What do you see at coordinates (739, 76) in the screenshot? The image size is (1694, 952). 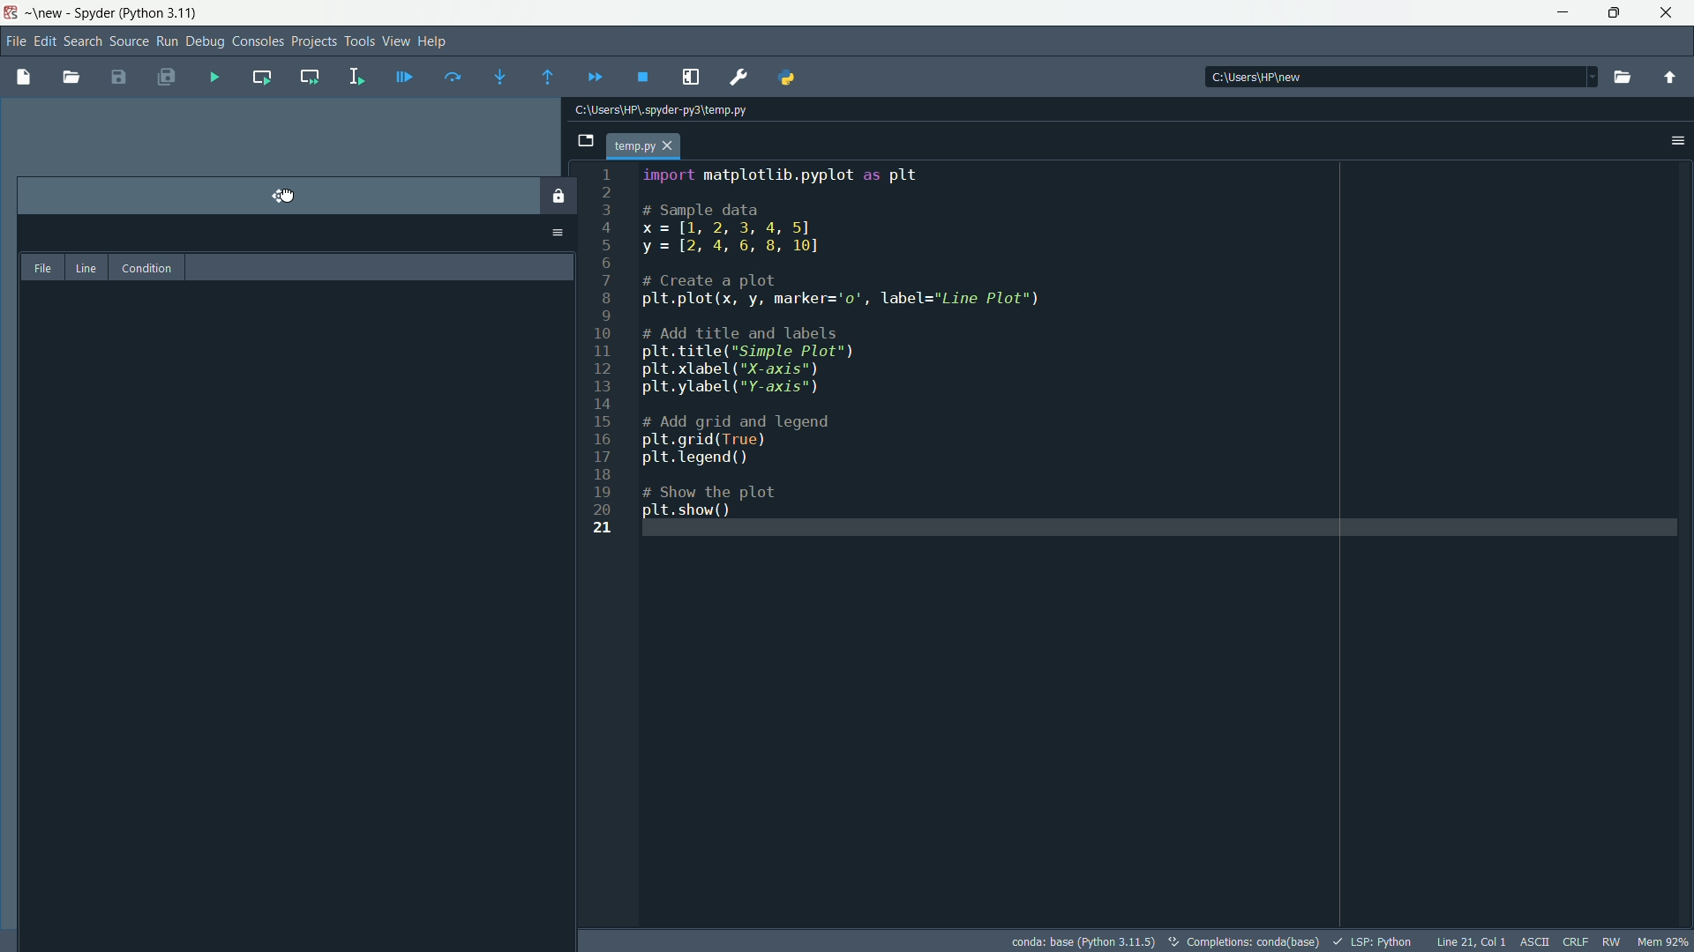 I see `preferences` at bounding box center [739, 76].